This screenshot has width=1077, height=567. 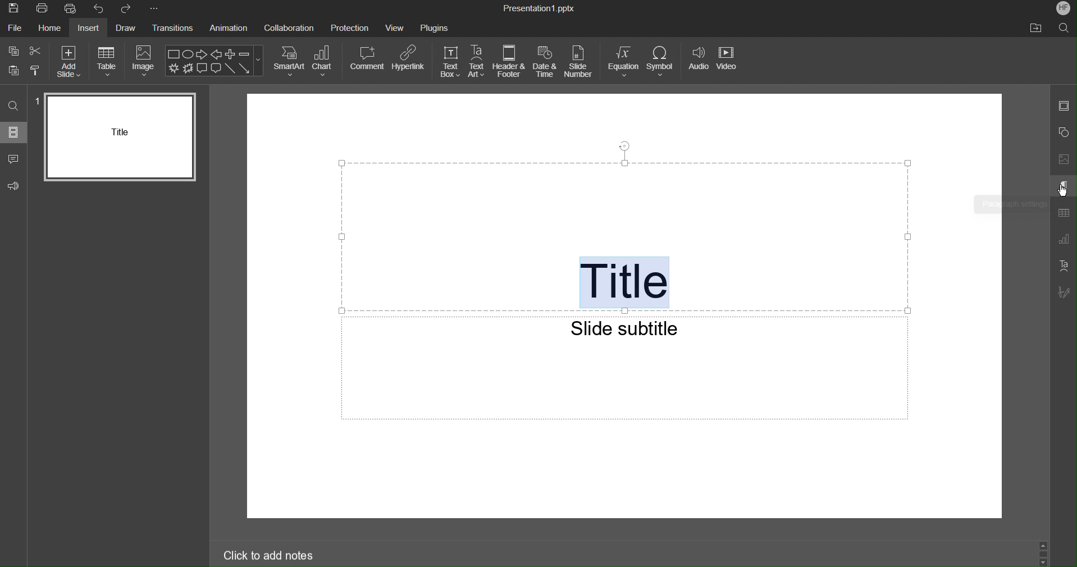 What do you see at coordinates (1044, 554) in the screenshot?
I see `Scroll Up and Down` at bounding box center [1044, 554].